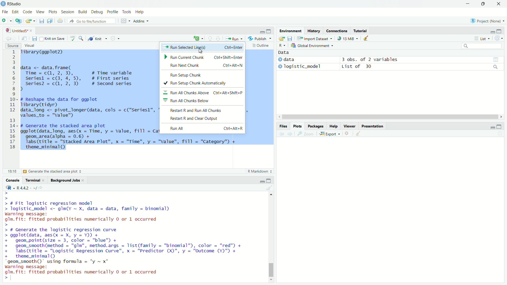 The image size is (507, 285). Describe the element at coordinates (485, 4) in the screenshot. I see `maximise` at that location.